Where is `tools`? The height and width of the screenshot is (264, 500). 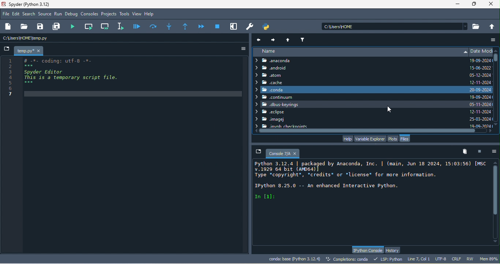
tools is located at coordinates (124, 14).